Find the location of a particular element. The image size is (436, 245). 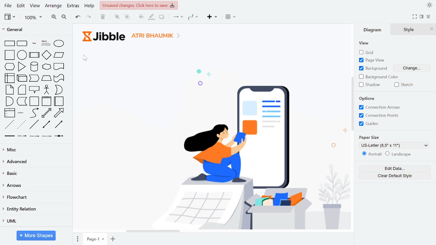

general shapes is located at coordinates (10, 101).